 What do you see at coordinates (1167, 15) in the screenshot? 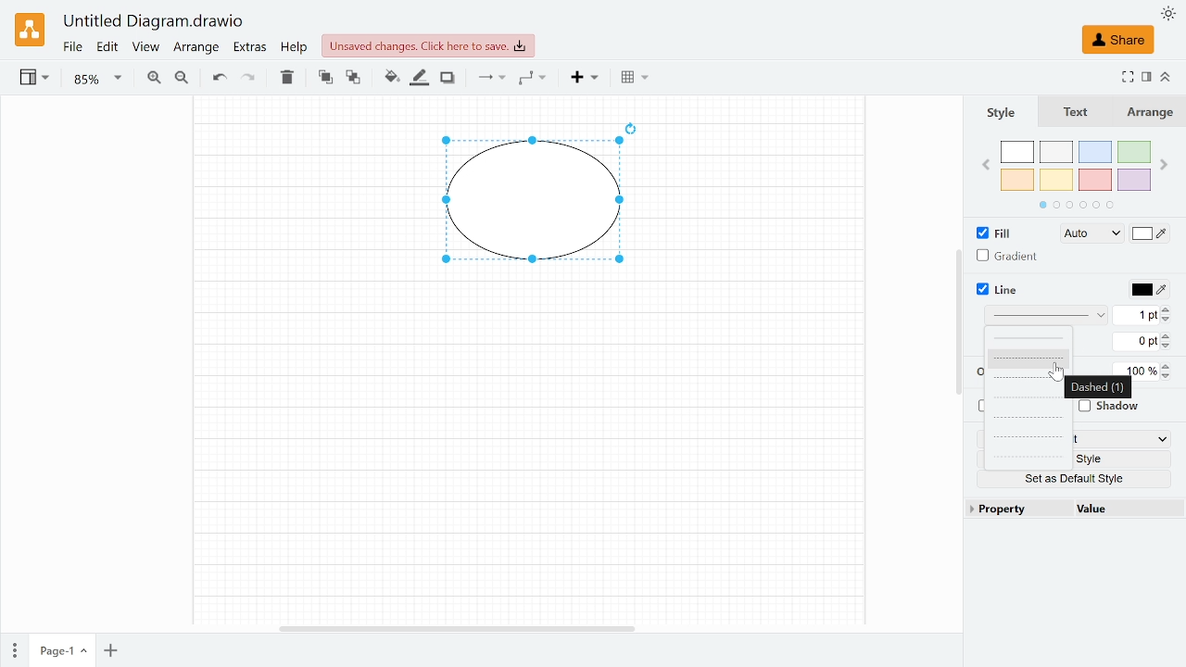
I see `Appearence` at bounding box center [1167, 15].